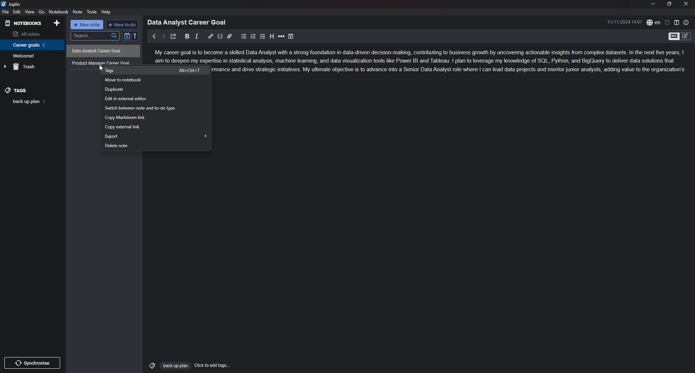  I want to click on ome a skilled Data Analyst with a strong foundation in data-driven decision-making, contributing to business growth by uncovering actionable insights from complex datasets. In the next five years, |
ise in statistical analysis, machine leaning, and data visualization tools like Power BI and Tableau. | pian to leverage my knowledge of SQL, Python, and BigQuery to deliver data solutions that
mance and drive strategic initiatives. My ultimate objective is to advance into a Senior Data Analyst role where | can lead data projects and mentor junior analysts, adding value to the organization's, so click(452, 63).